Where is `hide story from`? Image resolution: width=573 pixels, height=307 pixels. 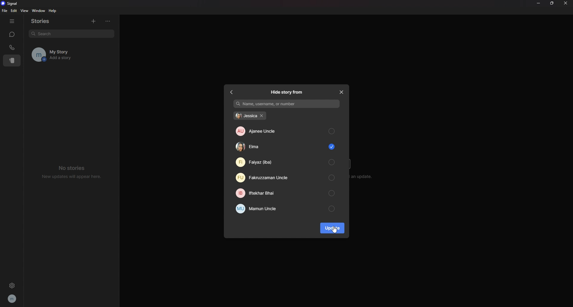
hide story from is located at coordinates (289, 92).